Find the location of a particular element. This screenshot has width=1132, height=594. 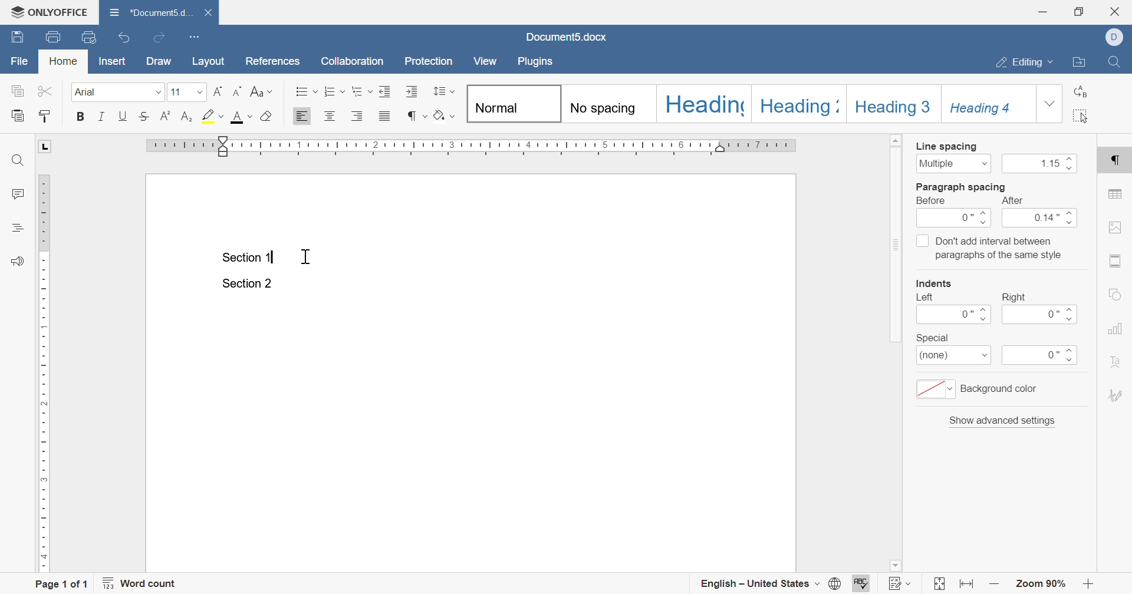

Section 2 is located at coordinates (246, 284).